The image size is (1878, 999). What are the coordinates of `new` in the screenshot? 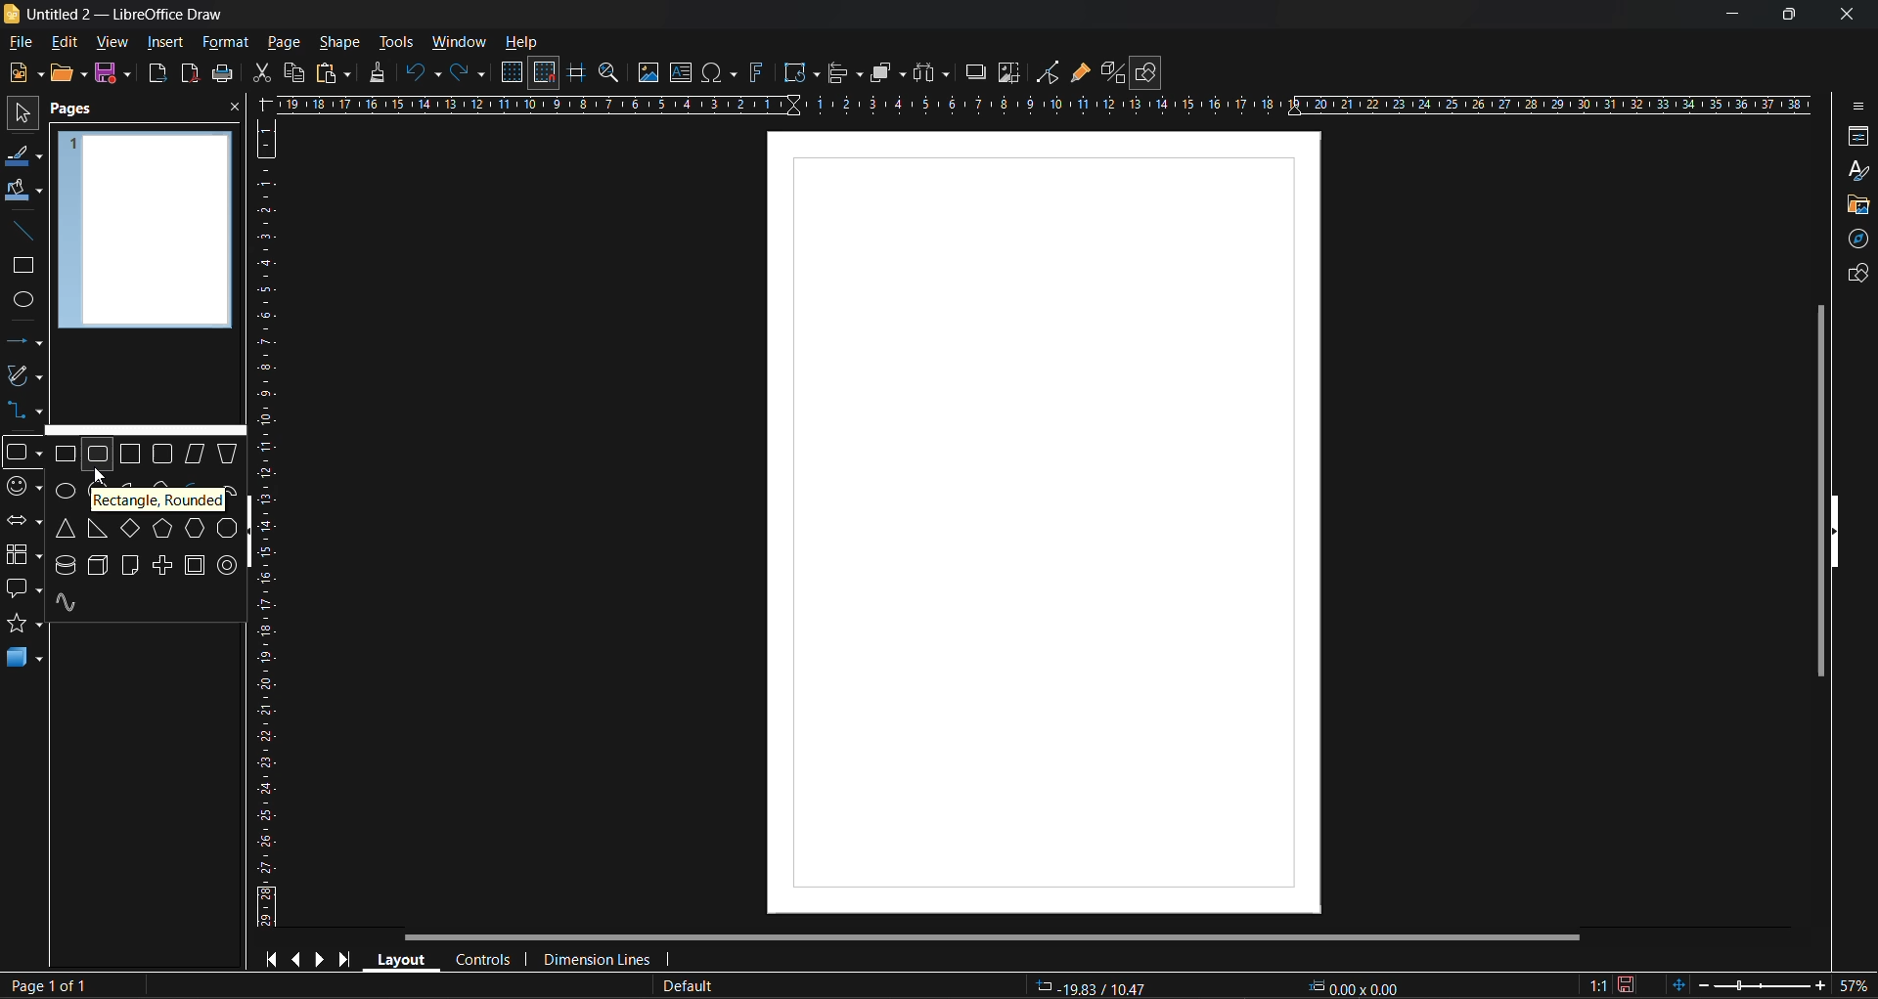 It's located at (24, 72).